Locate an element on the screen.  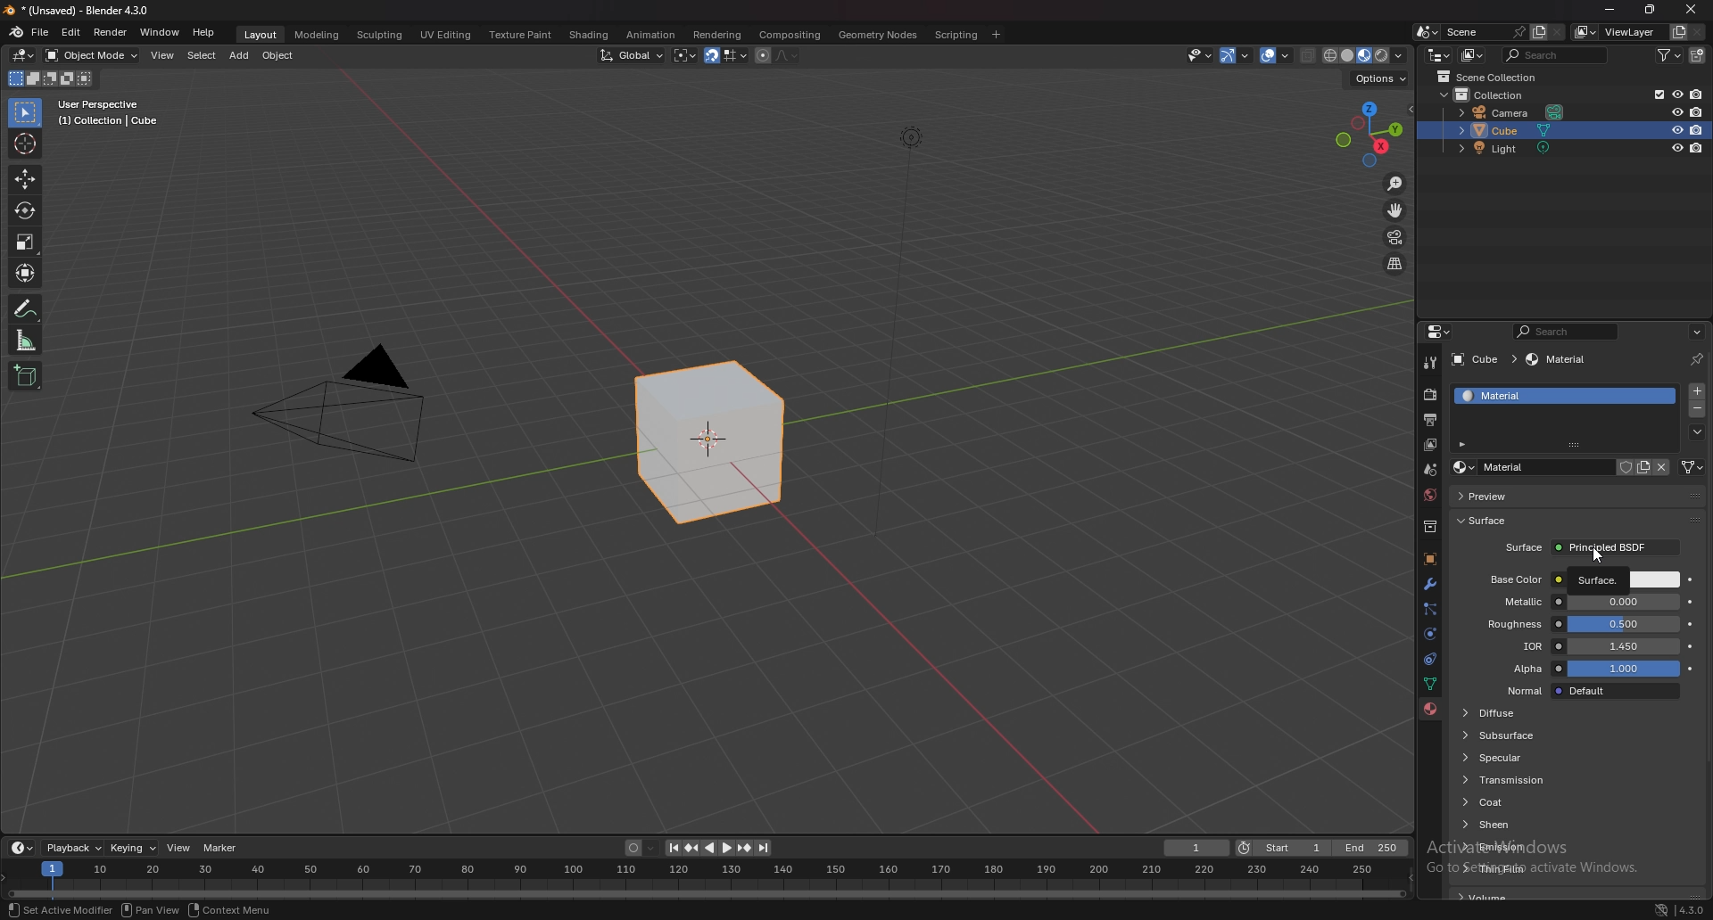
scrulpting is located at coordinates (382, 35).